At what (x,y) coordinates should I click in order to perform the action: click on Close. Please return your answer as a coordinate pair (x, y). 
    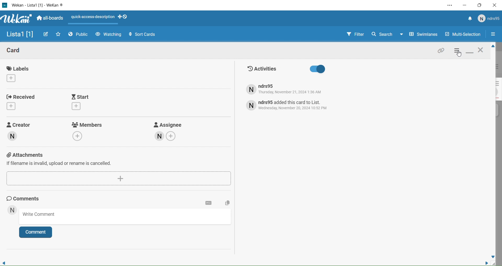
    Looking at the image, I should click on (481, 53).